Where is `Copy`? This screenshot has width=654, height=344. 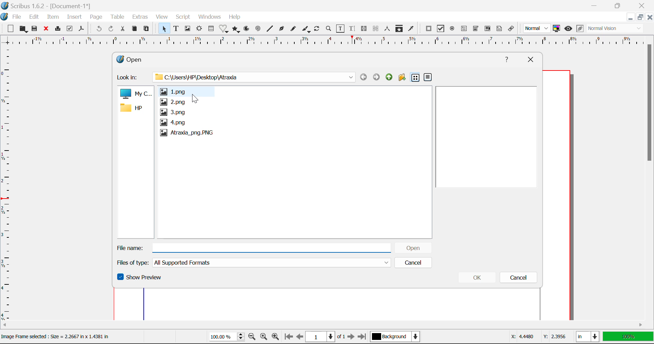 Copy is located at coordinates (134, 29).